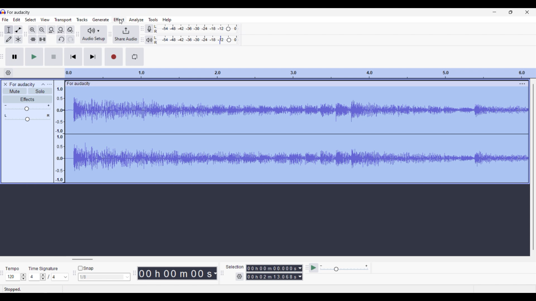 The height and width of the screenshot is (301, 536). Describe the element at coordinates (54, 57) in the screenshot. I see `Stop` at that location.